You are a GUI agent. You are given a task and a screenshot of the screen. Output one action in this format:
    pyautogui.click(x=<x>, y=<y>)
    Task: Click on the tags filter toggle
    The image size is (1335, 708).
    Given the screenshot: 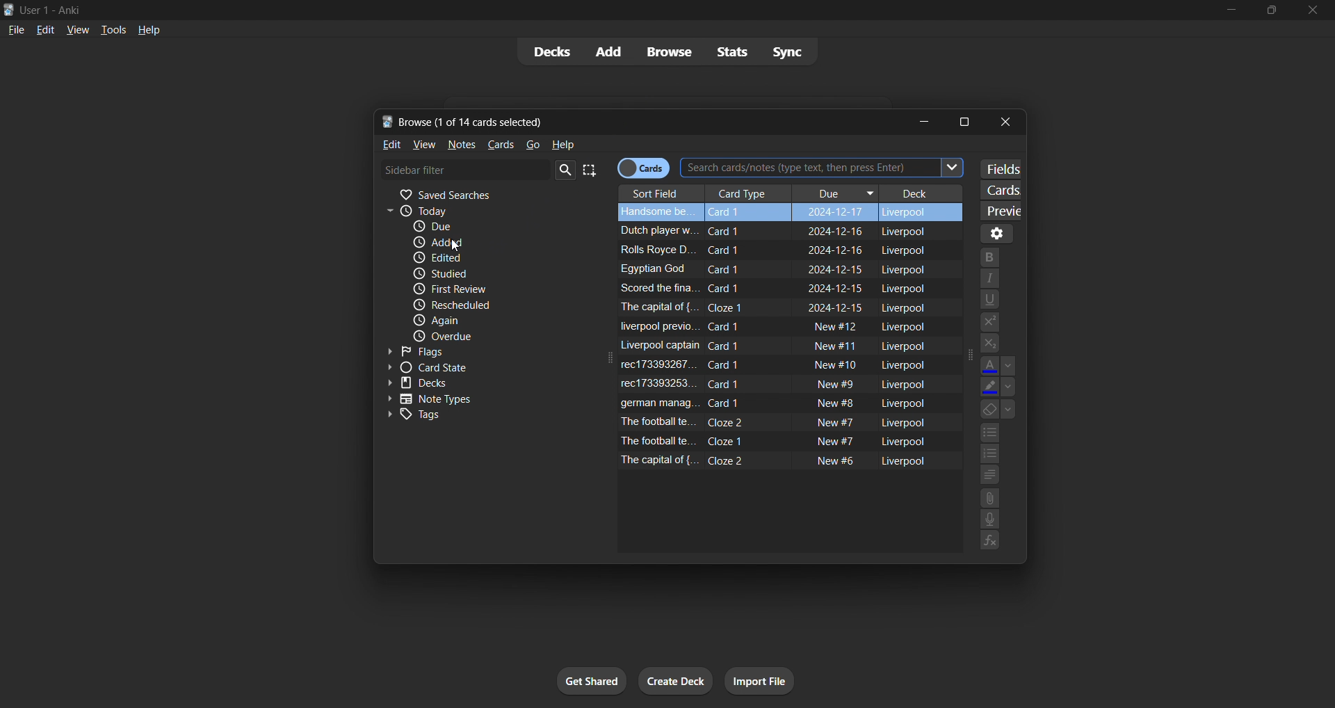 What is the action you would take?
    pyautogui.click(x=483, y=416)
    